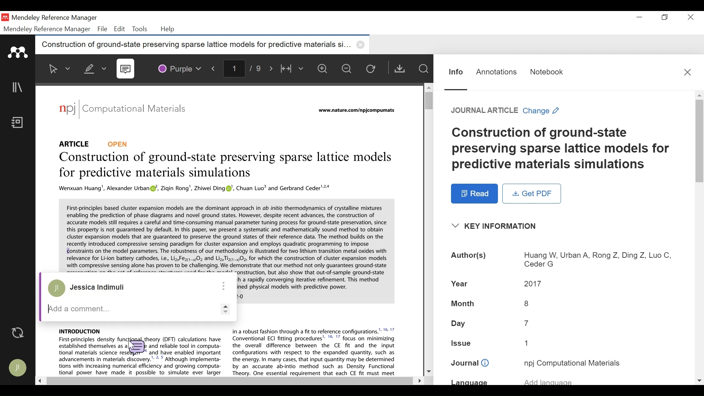  What do you see at coordinates (93, 67) in the screenshot?
I see `Highlight` at bounding box center [93, 67].